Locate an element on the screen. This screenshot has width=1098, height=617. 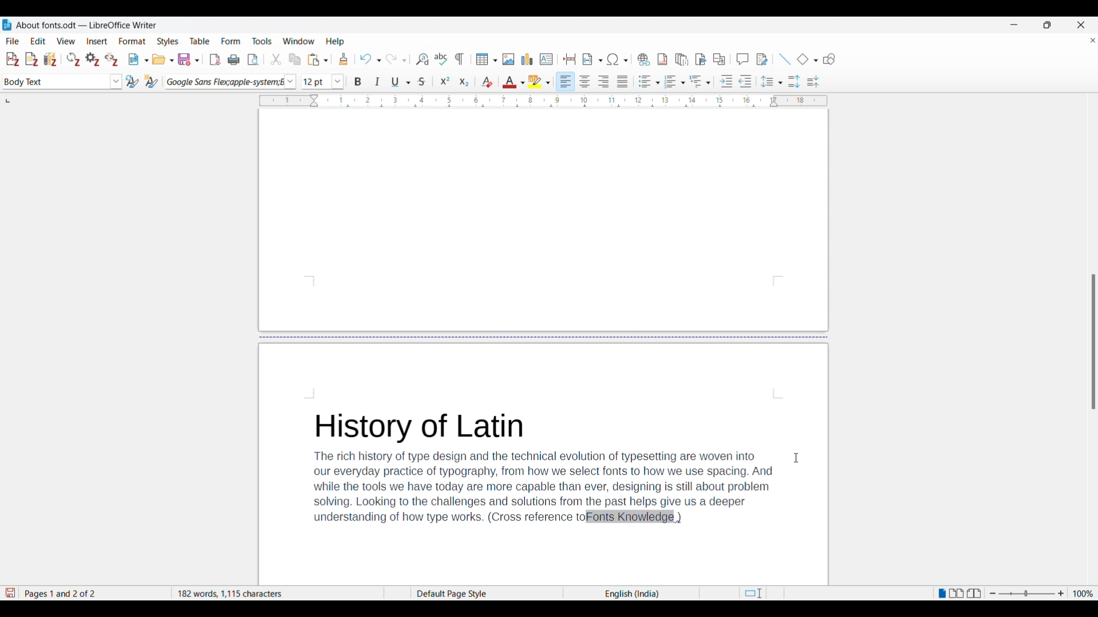
Subscript is located at coordinates (464, 82).